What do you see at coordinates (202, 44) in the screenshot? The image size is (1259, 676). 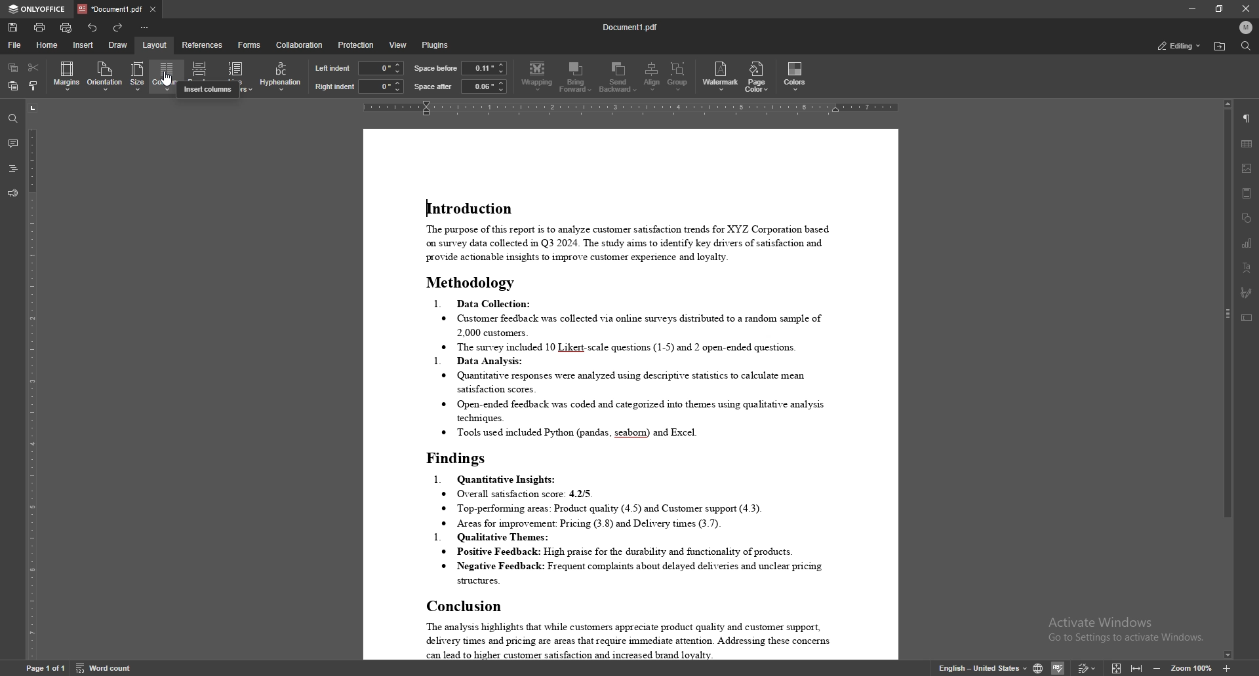 I see `references` at bounding box center [202, 44].